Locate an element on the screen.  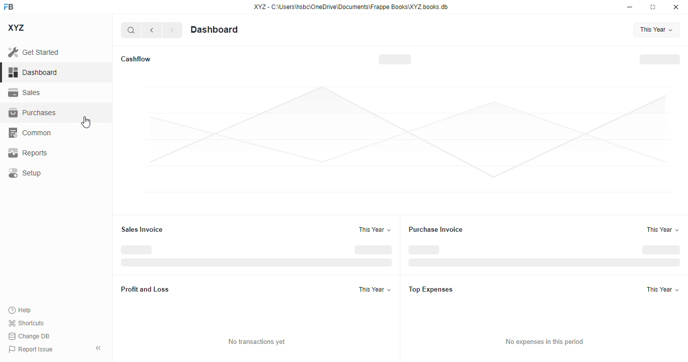
search is located at coordinates (131, 30).